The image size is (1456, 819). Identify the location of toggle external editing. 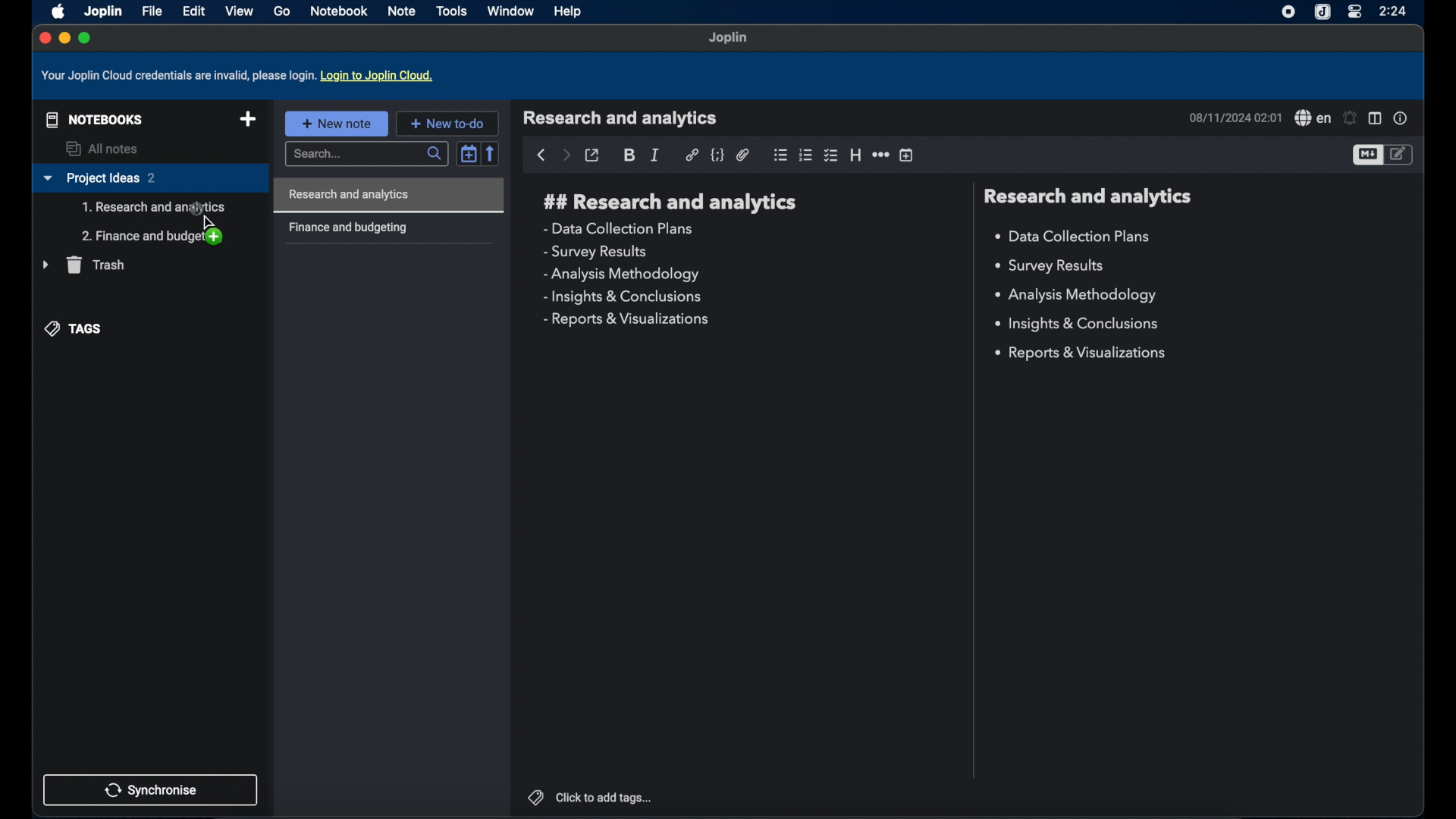
(593, 155).